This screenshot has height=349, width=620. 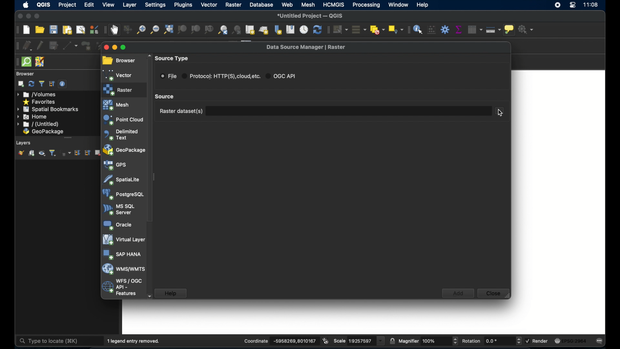 What do you see at coordinates (68, 137) in the screenshot?
I see `drag handle` at bounding box center [68, 137].